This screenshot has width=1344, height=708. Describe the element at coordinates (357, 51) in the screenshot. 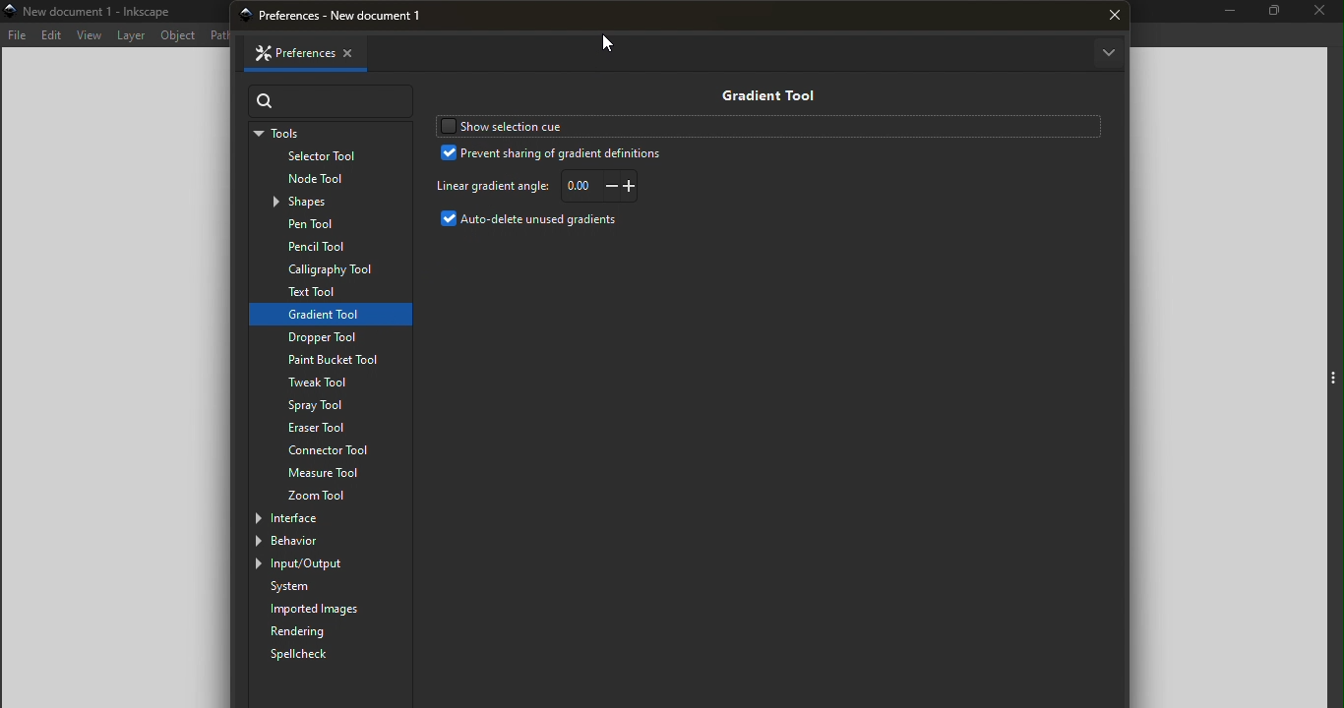

I see `Close` at that location.